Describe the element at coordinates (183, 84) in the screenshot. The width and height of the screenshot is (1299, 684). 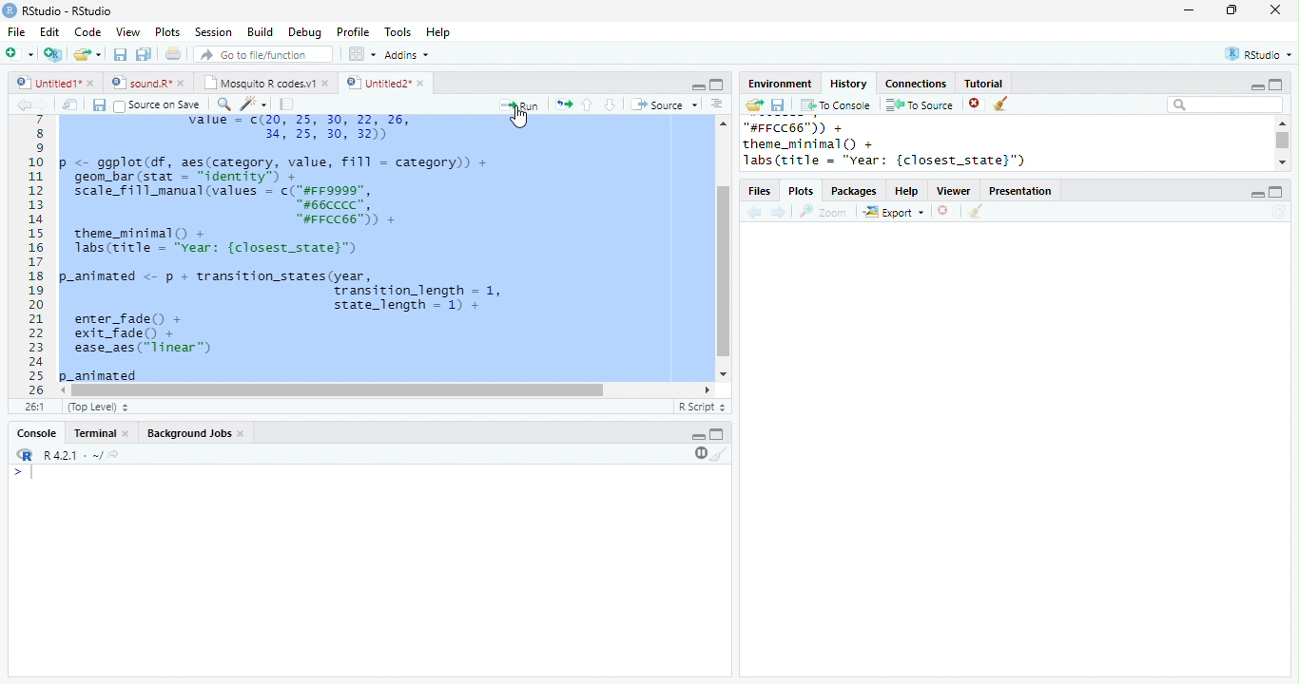
I see `close` at that location.